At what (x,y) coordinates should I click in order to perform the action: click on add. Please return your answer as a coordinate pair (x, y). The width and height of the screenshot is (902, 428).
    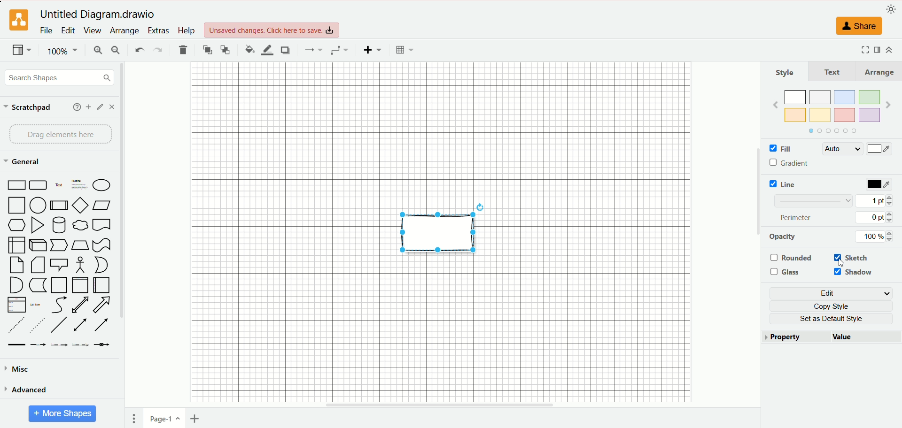
    Looking at the image, I should click on (89, 107).